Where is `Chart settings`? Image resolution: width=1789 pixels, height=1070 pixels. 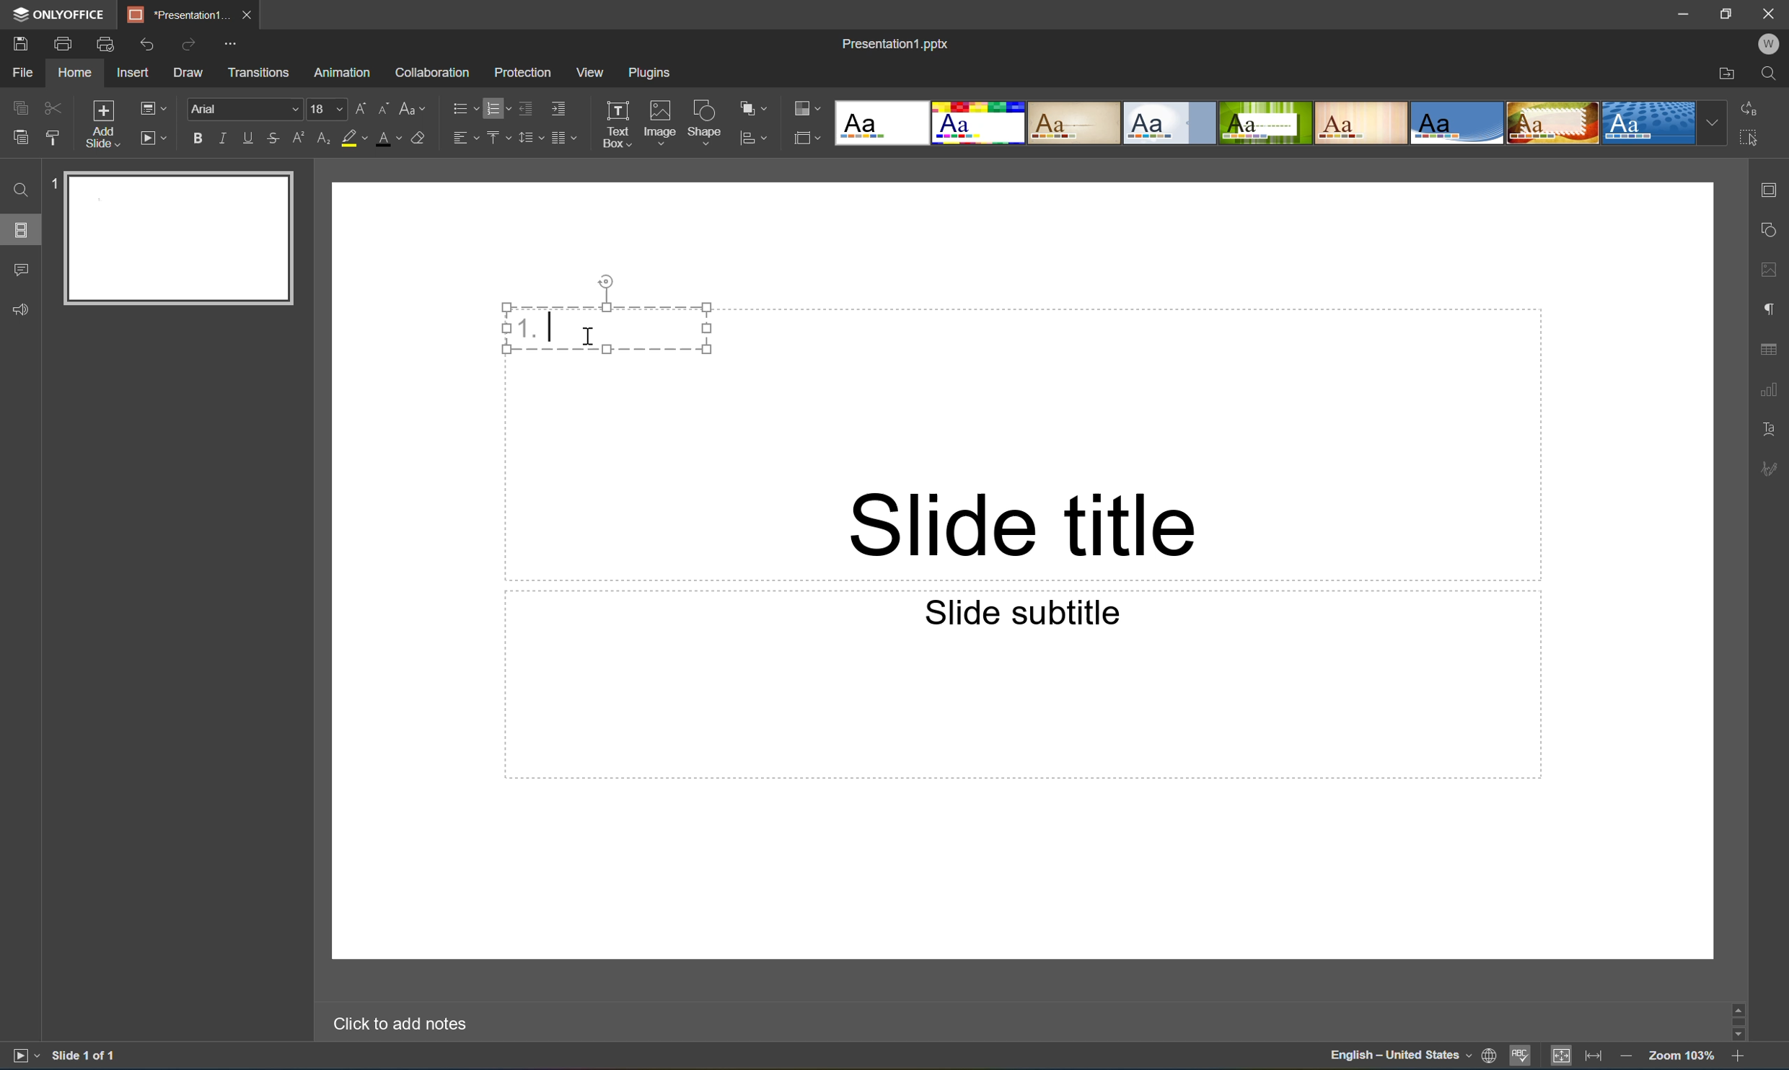 Chart settings is located at coordinates (1771, 389).